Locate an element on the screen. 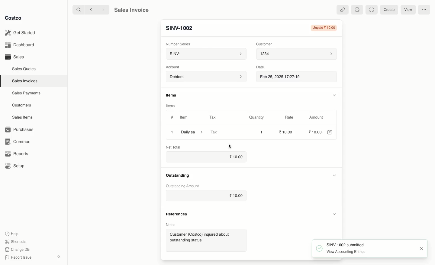 The height and width of the screenshot is (265, 435). Edit is located at coordinates (329, 132).